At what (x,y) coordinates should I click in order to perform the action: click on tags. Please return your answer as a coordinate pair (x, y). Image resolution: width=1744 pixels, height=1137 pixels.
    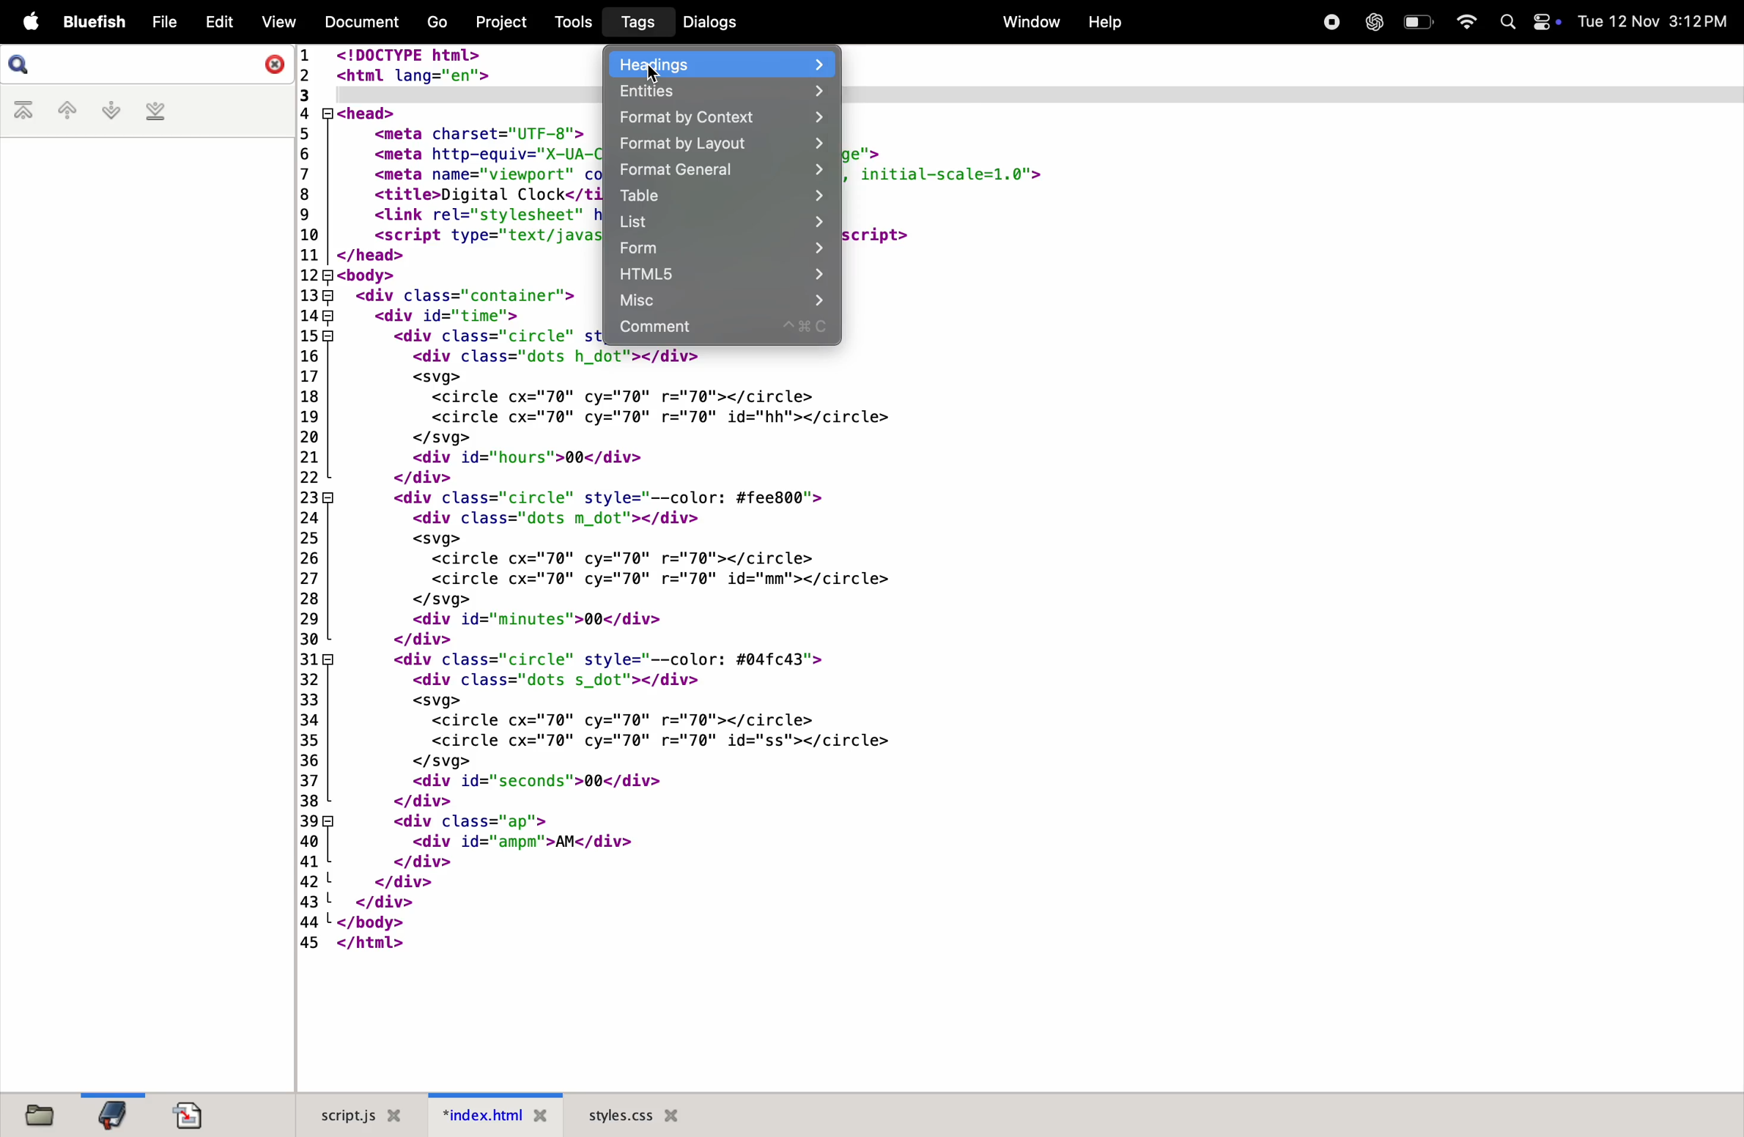
    Looking at the image, I should click on (634, 23).